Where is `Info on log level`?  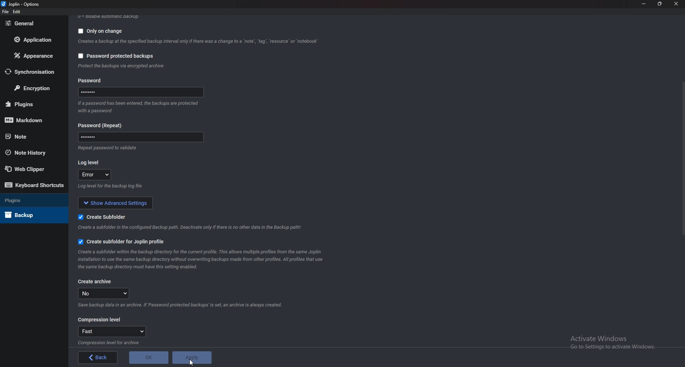
Info on log level is located at coordinates (110, 188).